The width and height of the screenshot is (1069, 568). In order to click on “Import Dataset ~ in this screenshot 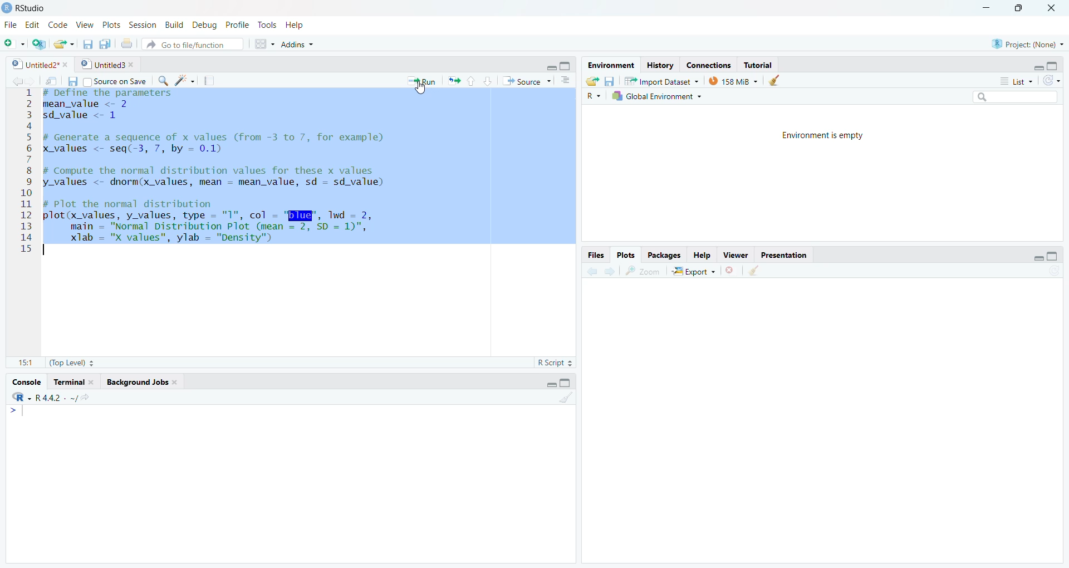, I will do `click(661, 81)`.